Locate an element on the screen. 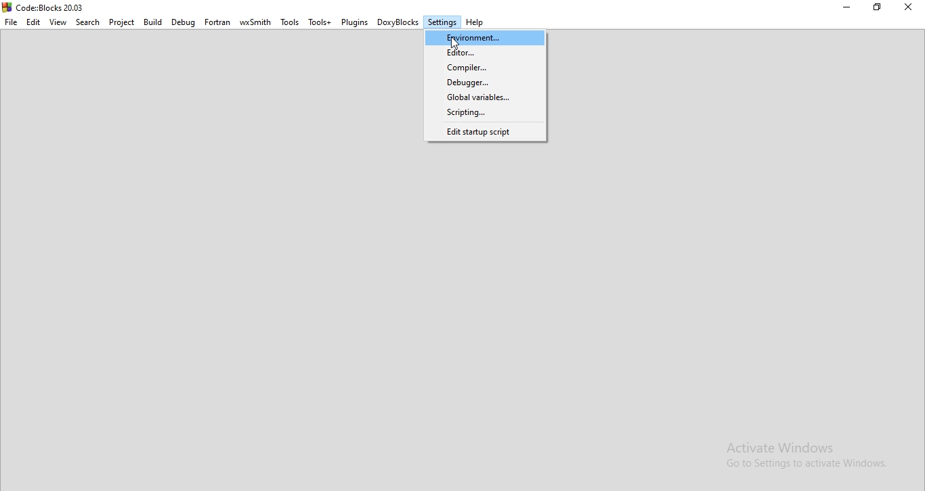 The height and width of the screenshot is (491, 925). highlighted is located at coordinates (442, 22).